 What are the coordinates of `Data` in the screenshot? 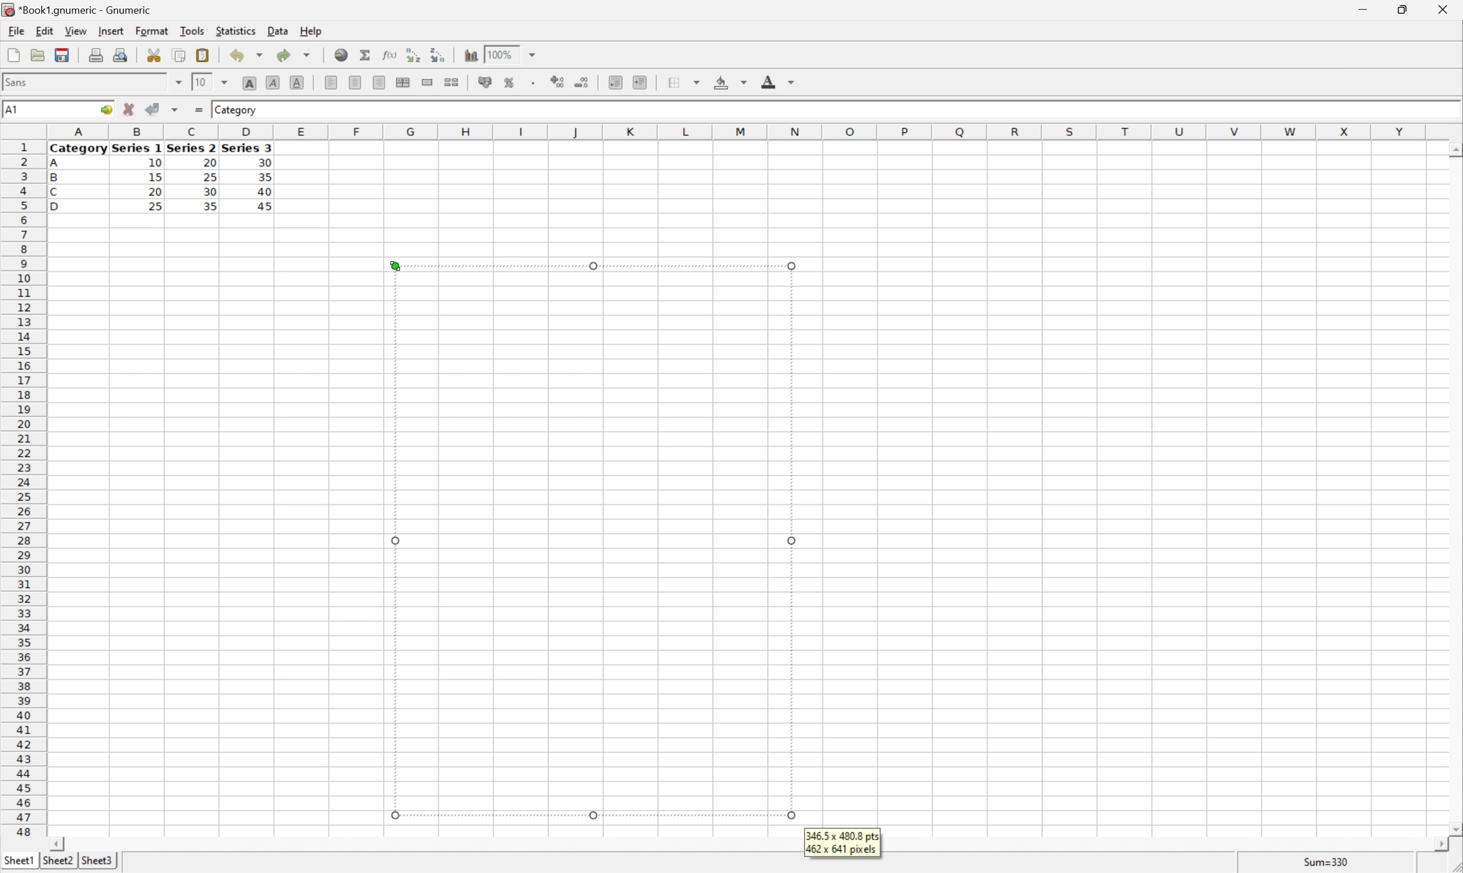 It's located at (279, 29).